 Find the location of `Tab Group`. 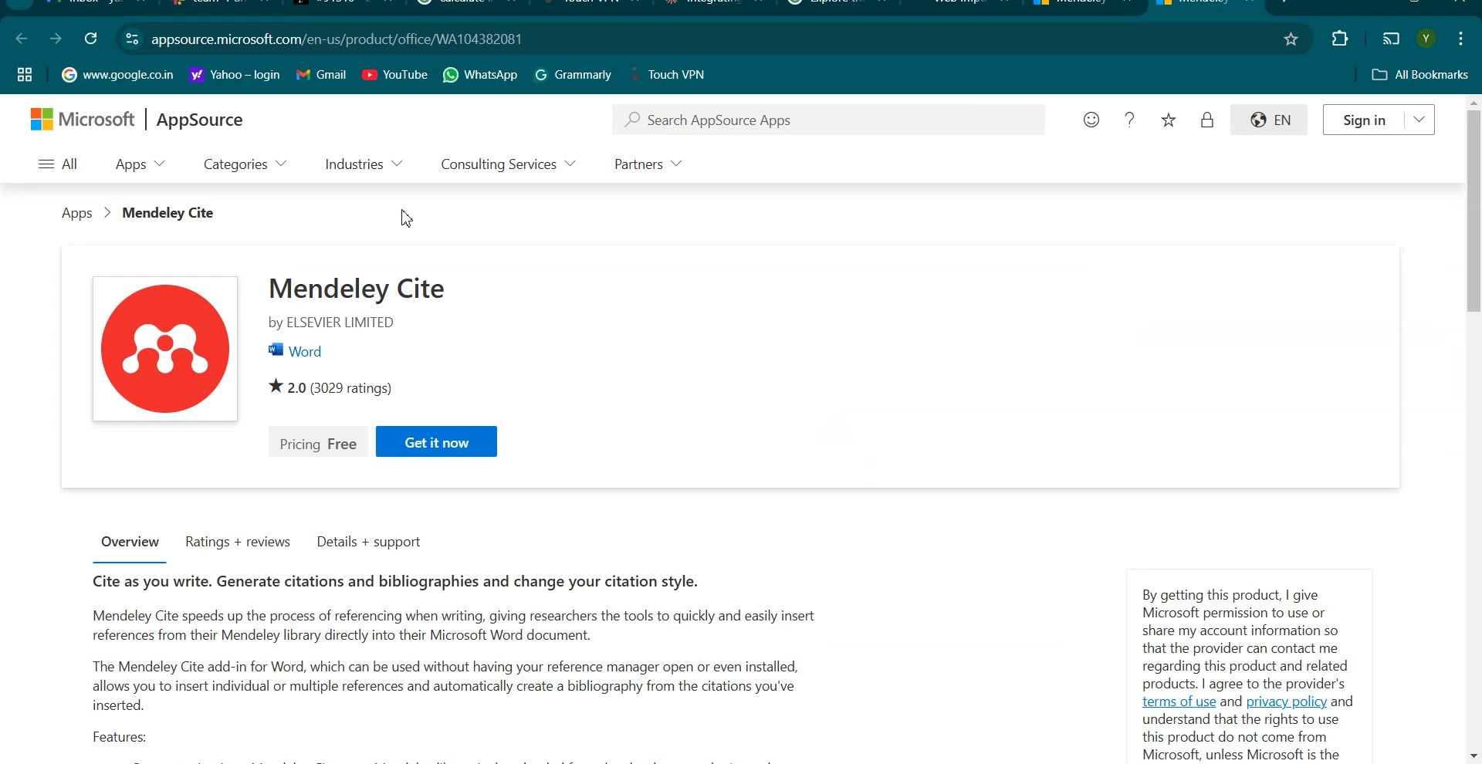

Tab Group is located at coordinates (25, 74).